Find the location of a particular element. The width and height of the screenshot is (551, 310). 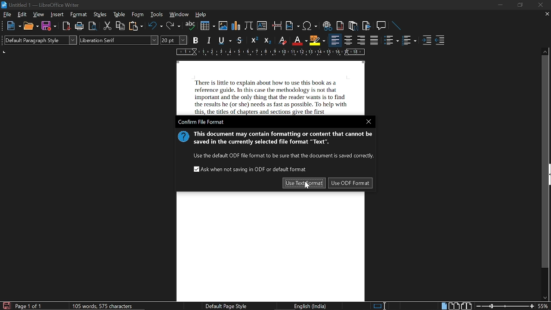

text style is located at coordinates (119, 40).